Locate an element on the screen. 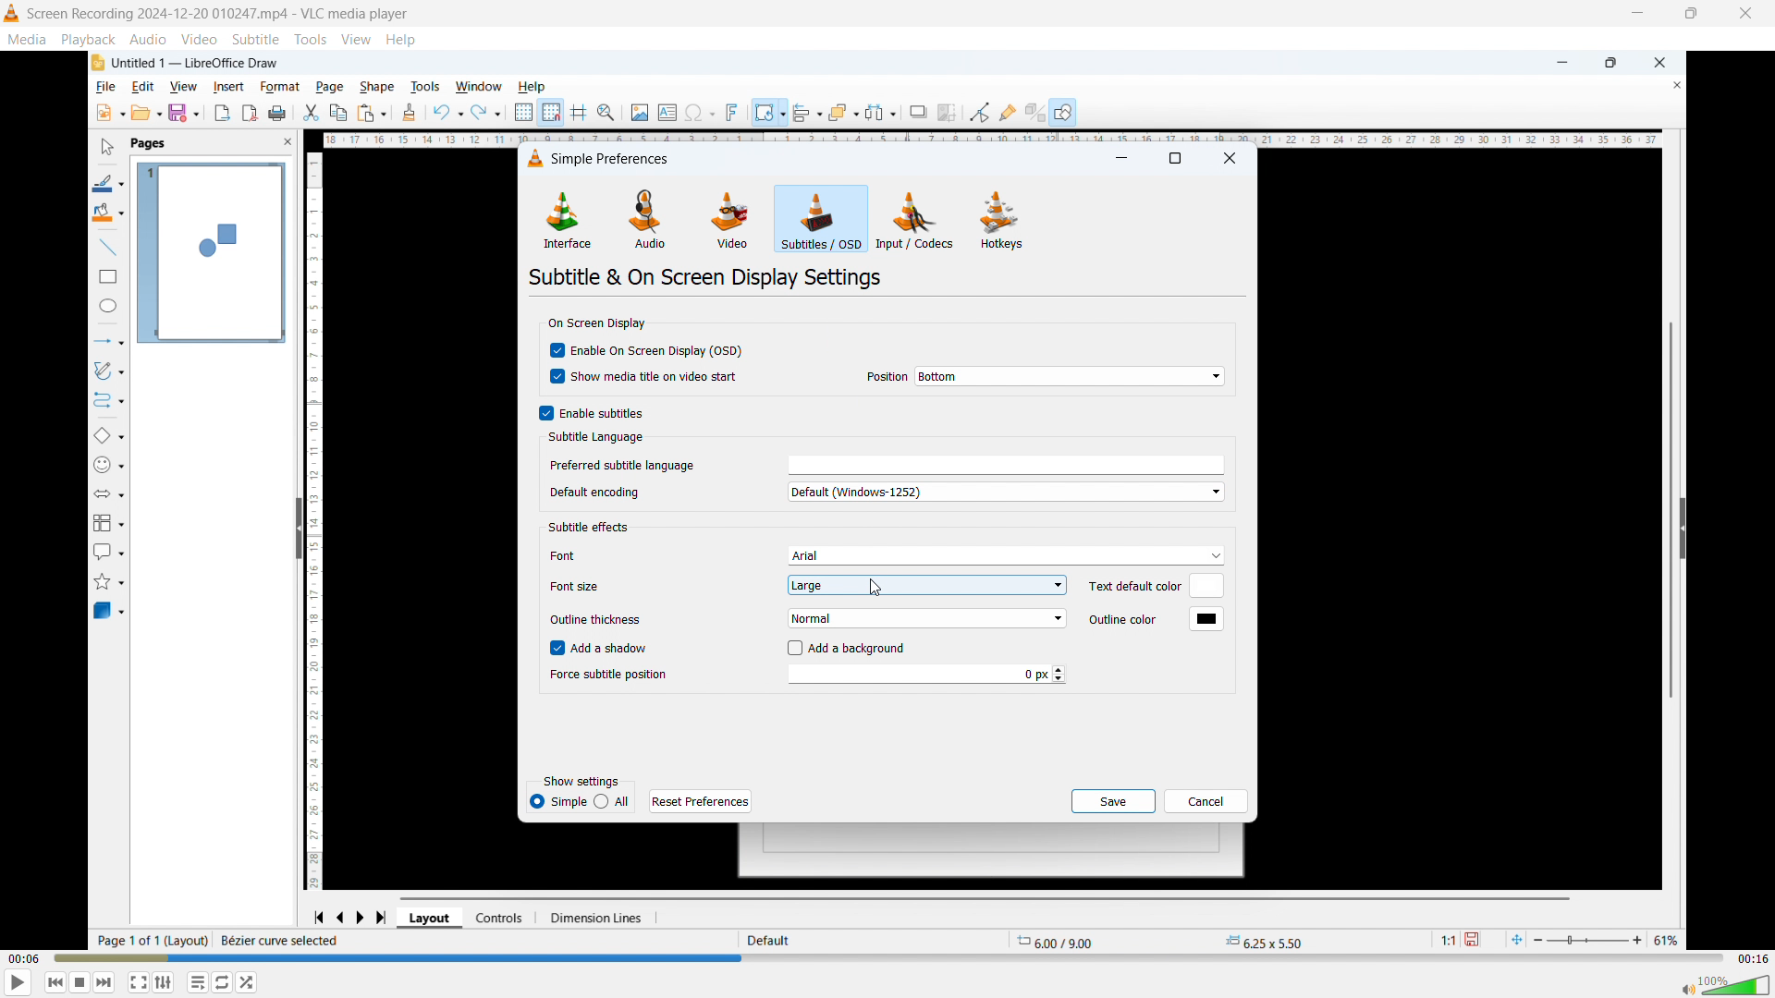  Show settings is located at coordinates (581, 782).